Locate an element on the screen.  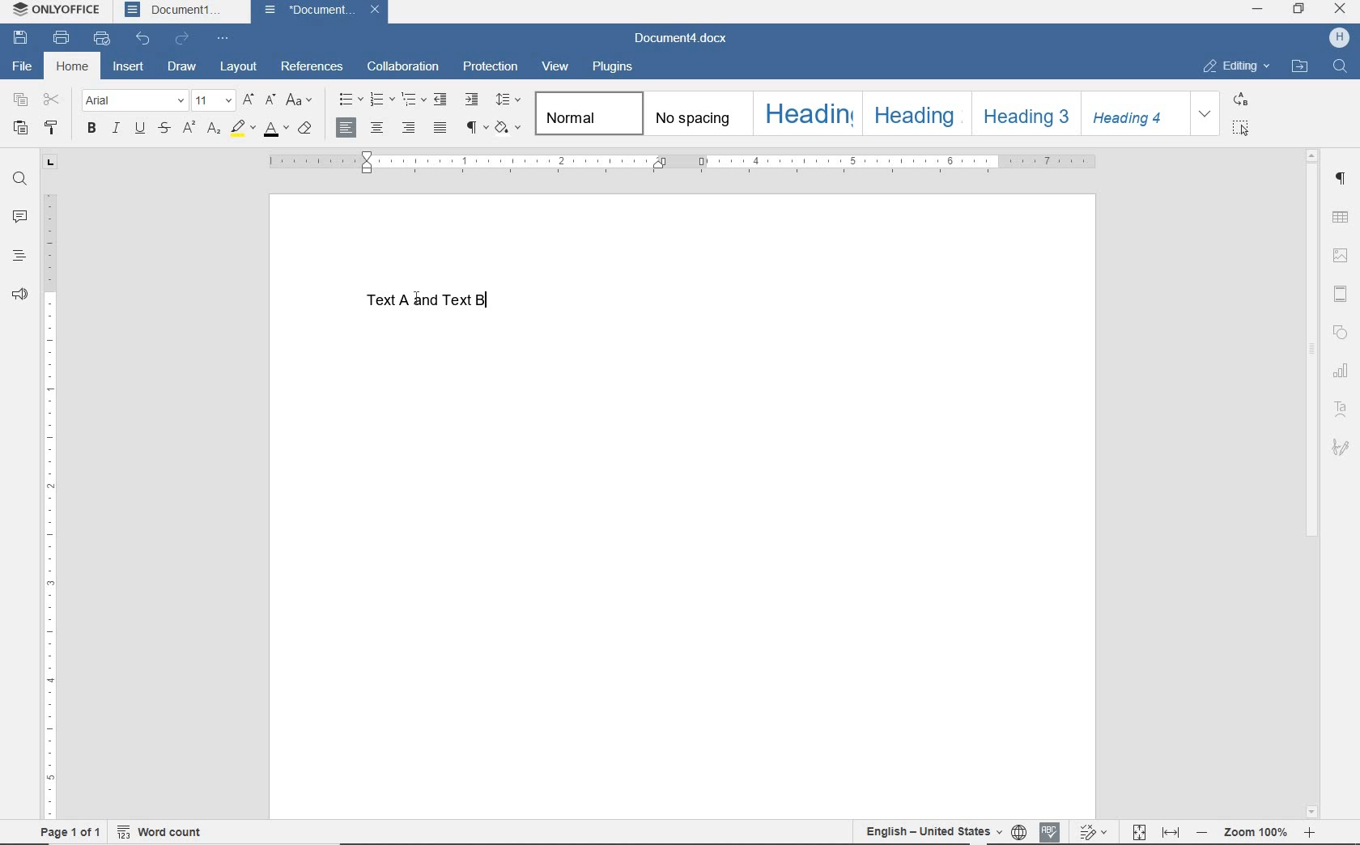
LAYOUT is located at coordinates (240, 67).